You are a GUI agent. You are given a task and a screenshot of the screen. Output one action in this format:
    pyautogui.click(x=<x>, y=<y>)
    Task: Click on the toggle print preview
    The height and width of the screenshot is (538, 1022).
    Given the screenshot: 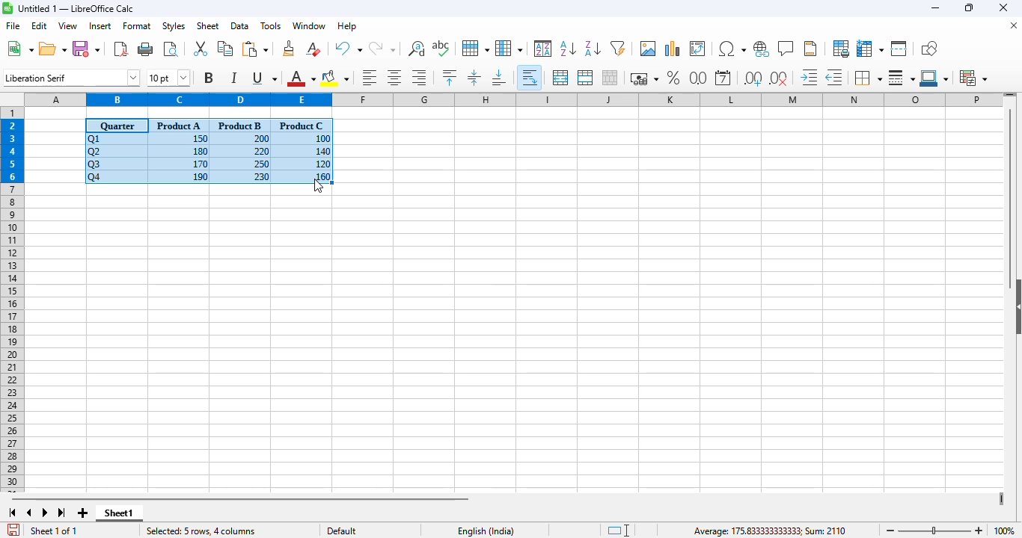 What is the action you would take?
    pyautogui.click(x=171, y=49)
    